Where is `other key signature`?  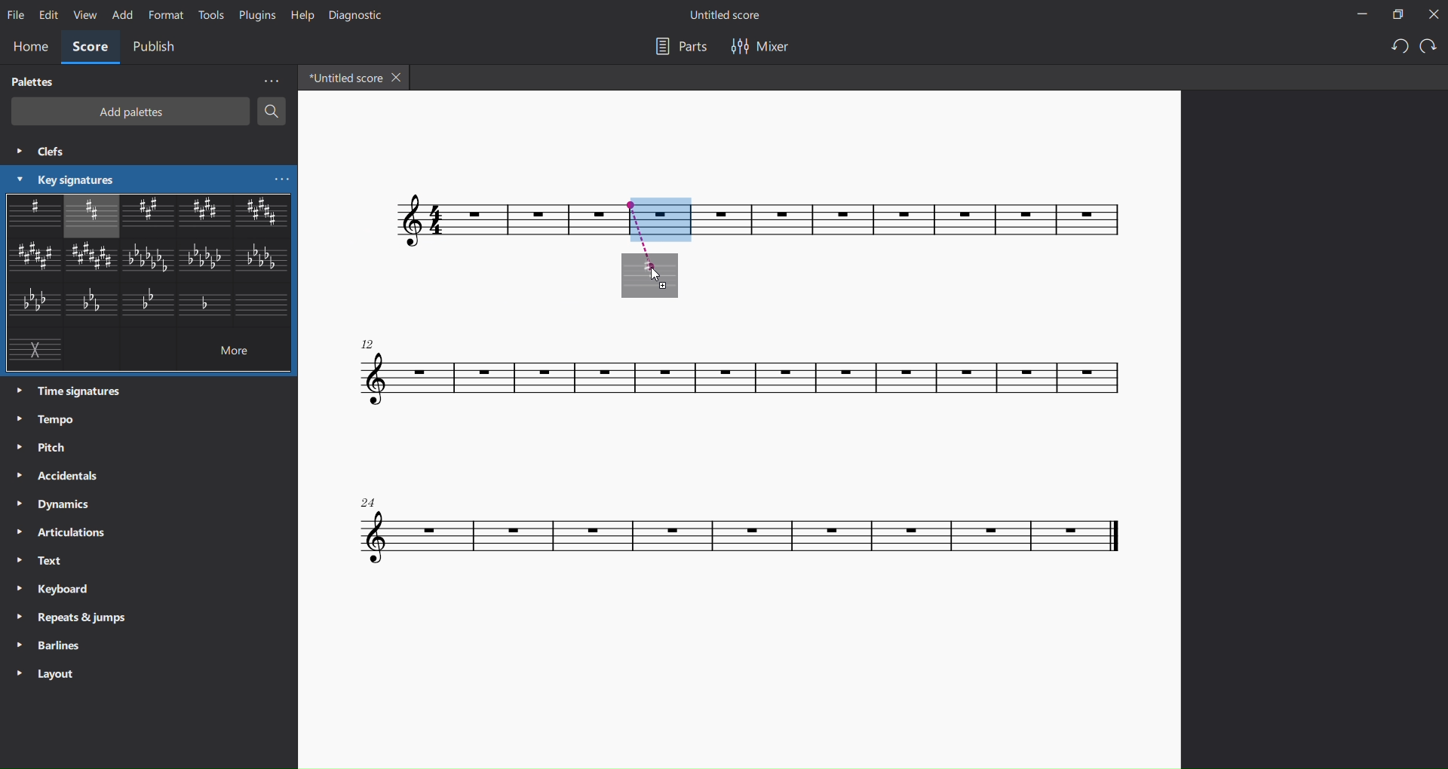 other key signature is located at coordinates (206, 305).